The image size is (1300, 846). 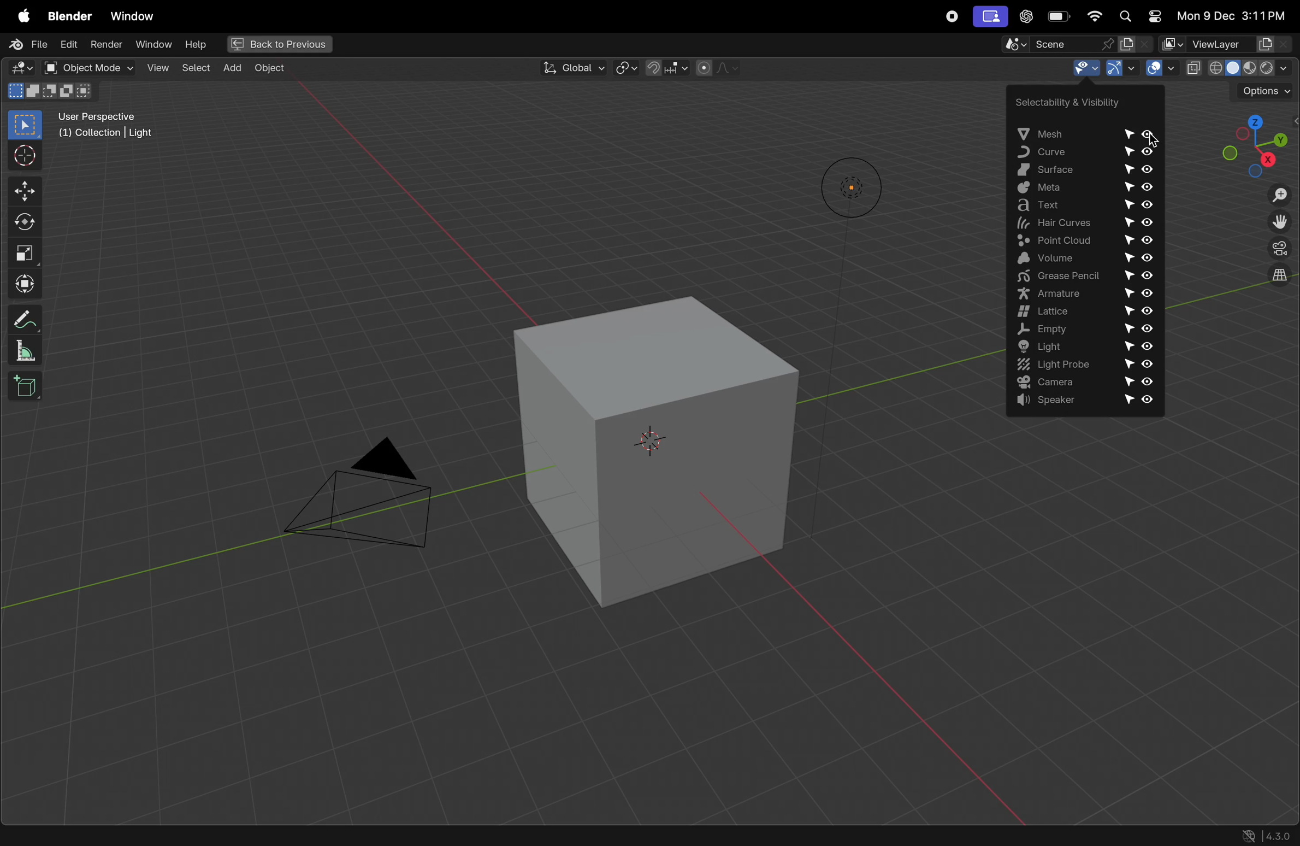 I want to click on chatgpt, so click(x=1024, y=17).